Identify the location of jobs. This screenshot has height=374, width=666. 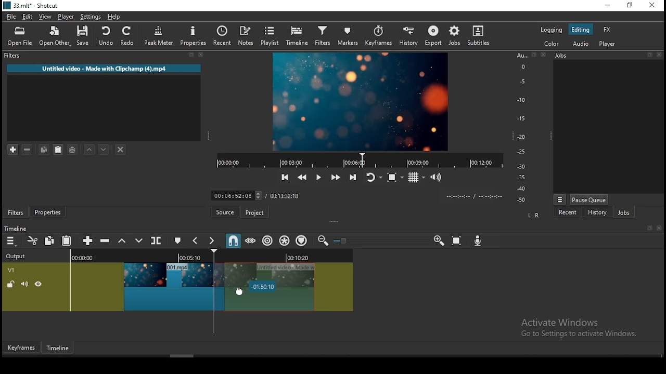
(622, 211).